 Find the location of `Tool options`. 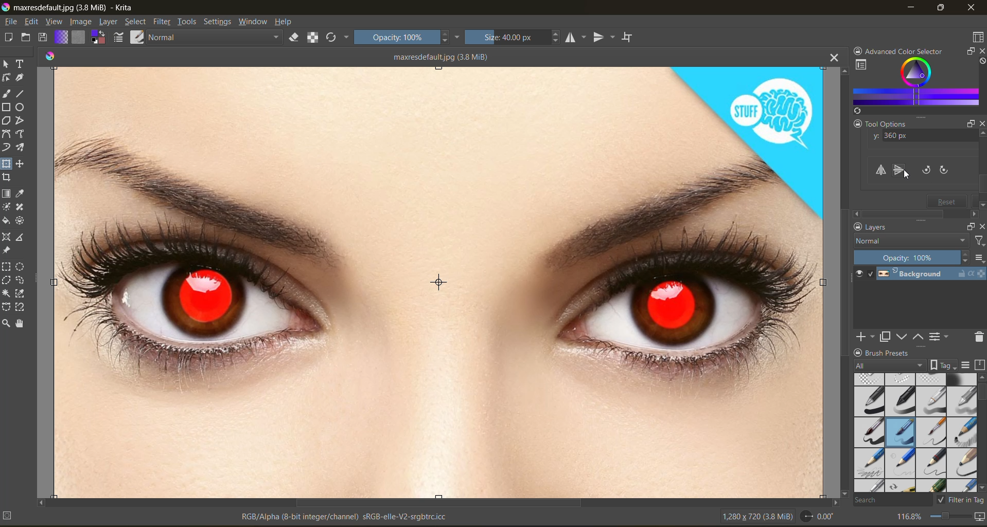

Tool options is located at coordinates (895, 123).